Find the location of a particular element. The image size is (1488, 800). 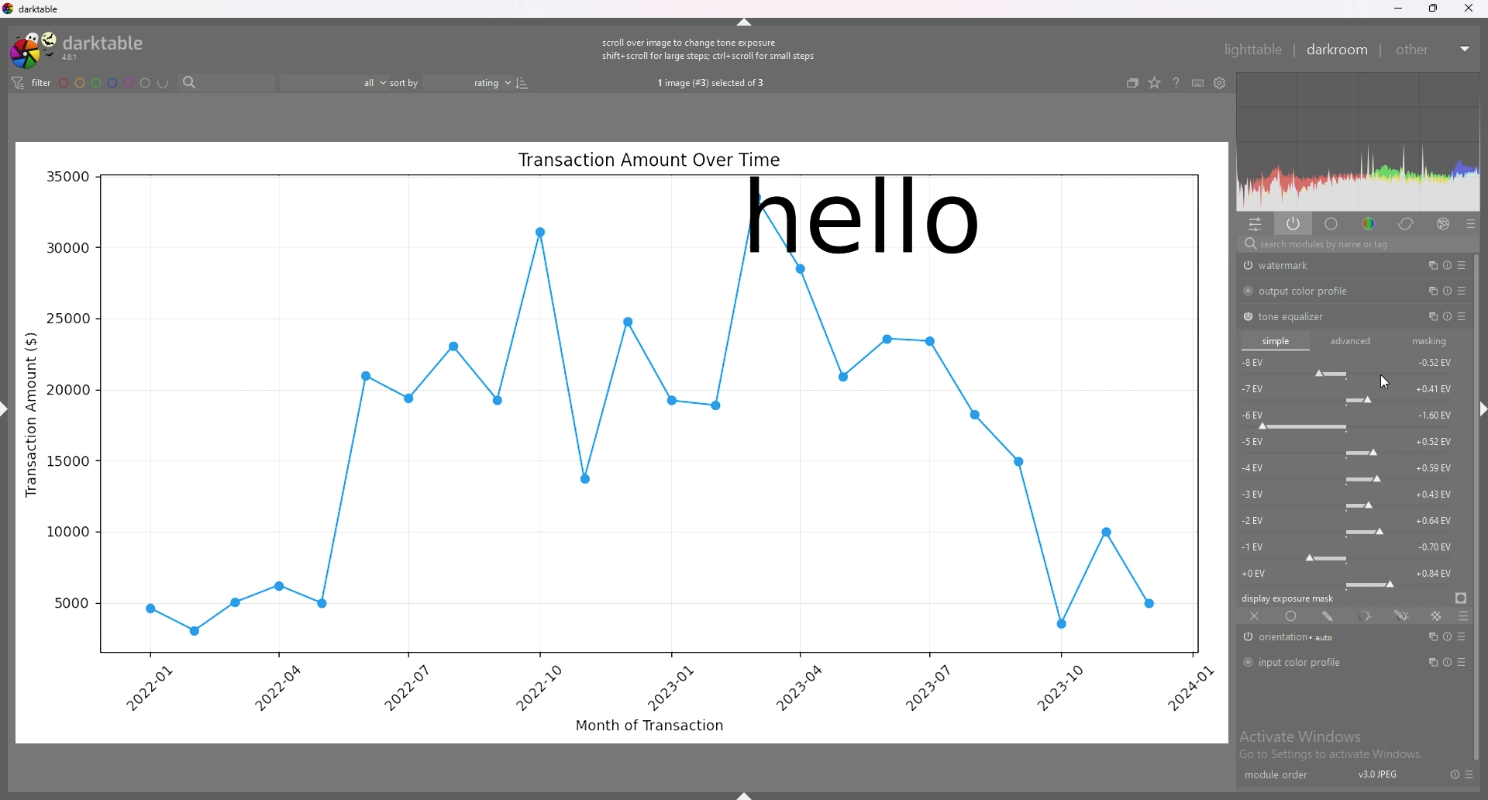

color labels is located at coordinates (104, 84).